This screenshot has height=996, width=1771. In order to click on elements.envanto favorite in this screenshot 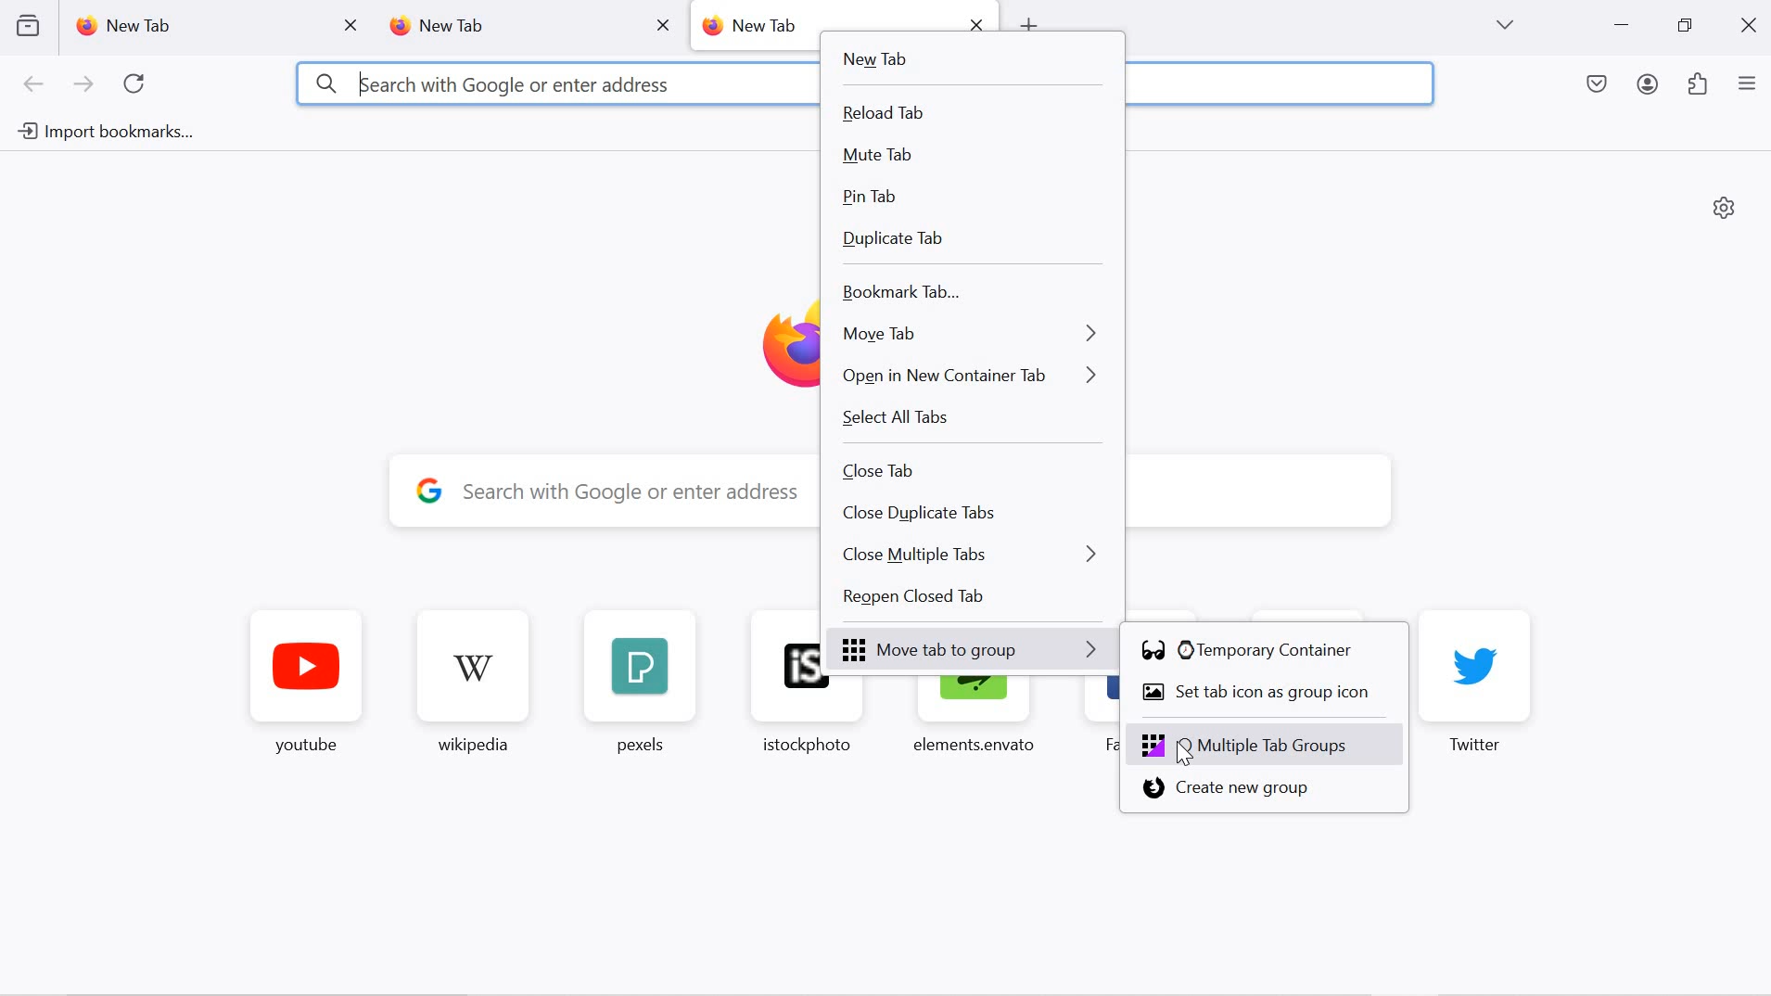, I will do `click(972, 720)`.